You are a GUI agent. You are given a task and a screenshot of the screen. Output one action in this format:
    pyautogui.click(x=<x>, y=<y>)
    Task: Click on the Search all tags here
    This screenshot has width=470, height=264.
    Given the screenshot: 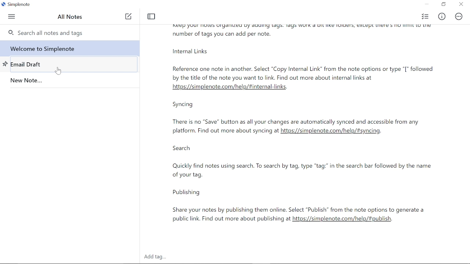 What is the action you would take?
    pyautogui.click(x=64, y=32)
    